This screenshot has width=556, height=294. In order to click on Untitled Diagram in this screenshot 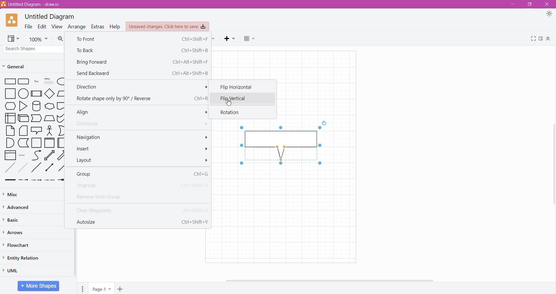, I will do `click(50, 17)`.